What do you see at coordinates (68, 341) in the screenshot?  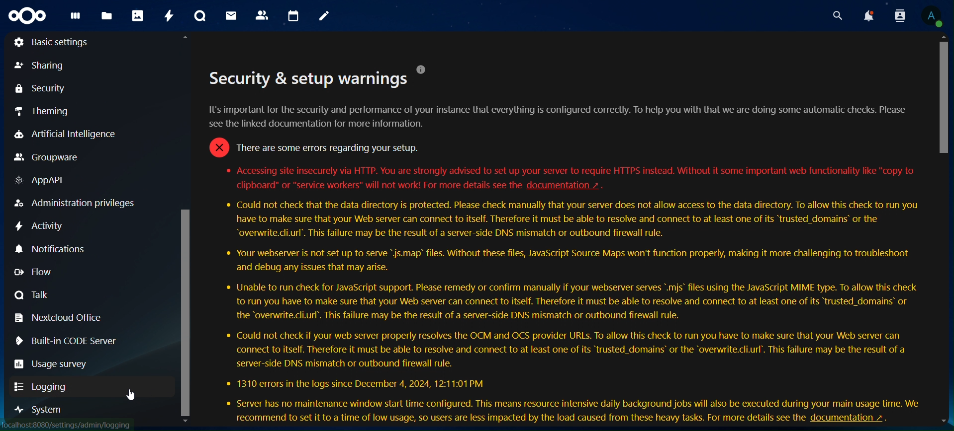 I see `built in CODE server` at bounding box center [68, 341].